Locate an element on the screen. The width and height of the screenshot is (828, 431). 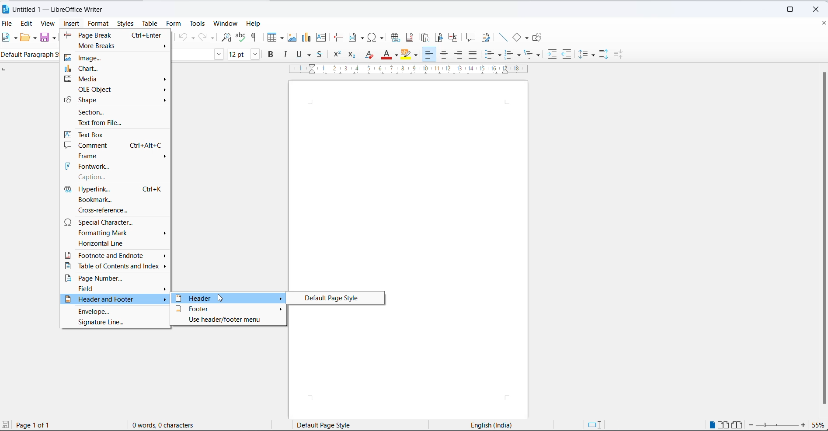
window is located at coordinates (227, 24).